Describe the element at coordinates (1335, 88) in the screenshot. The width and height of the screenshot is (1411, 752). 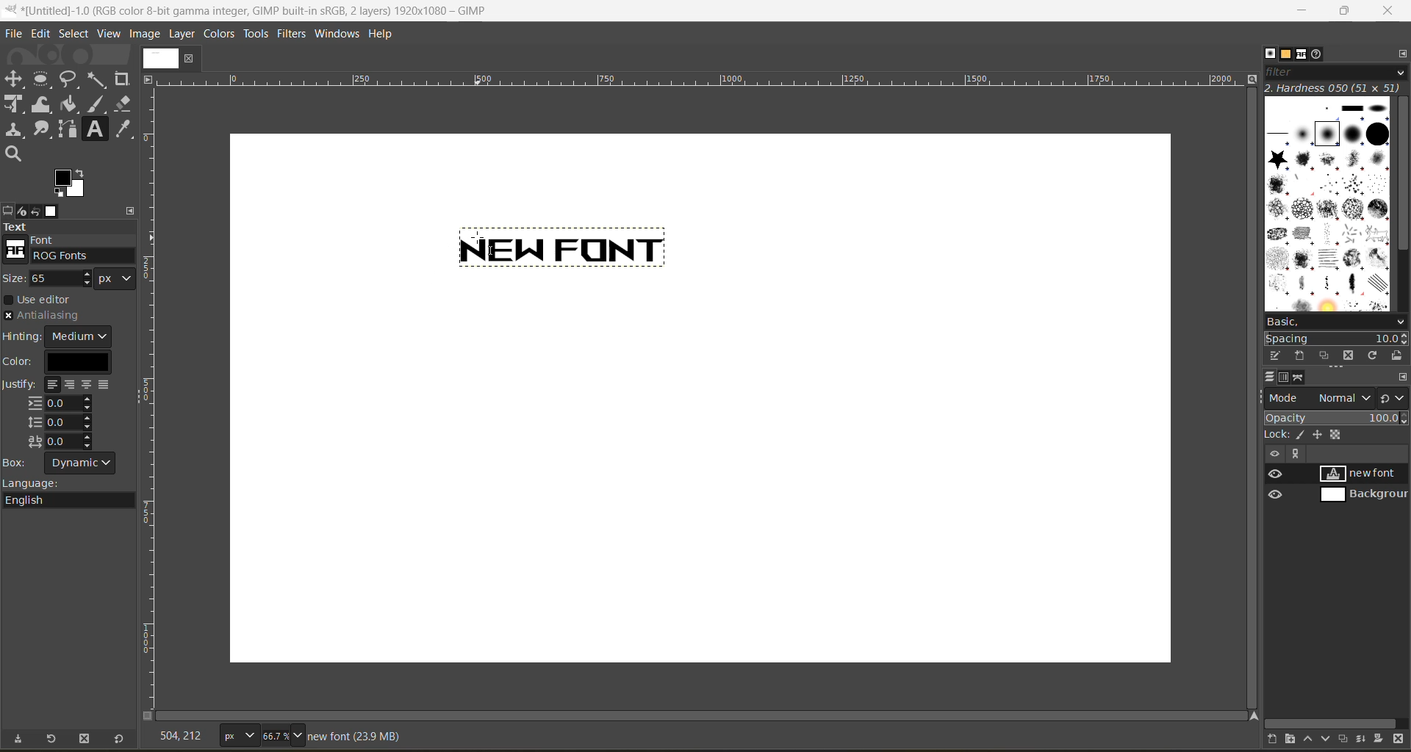
I see `hardness` at that location.